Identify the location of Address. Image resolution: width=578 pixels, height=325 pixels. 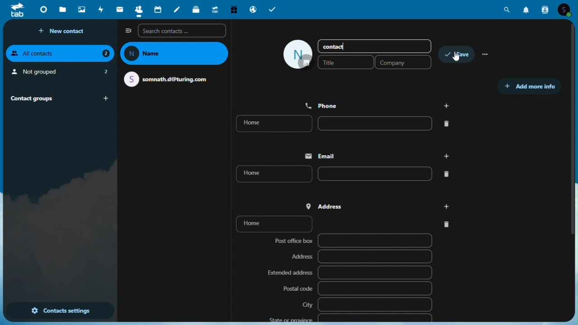
(379, 205).